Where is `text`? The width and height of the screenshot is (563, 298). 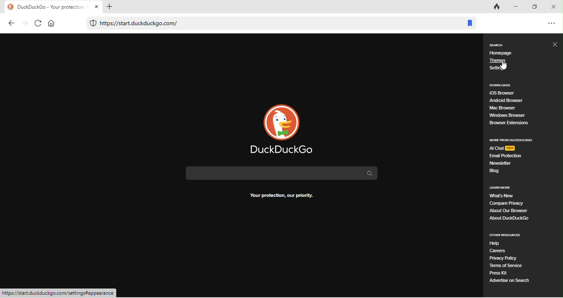 text is located at coordinates (282, 196).